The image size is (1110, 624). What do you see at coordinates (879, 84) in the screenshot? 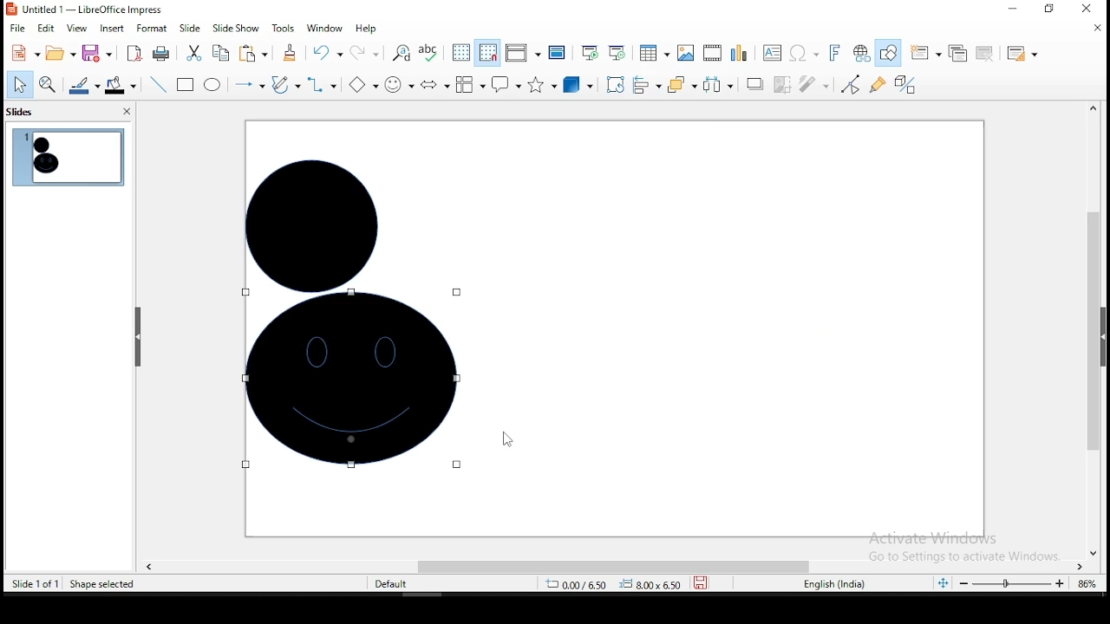
I see `show gluepoint draw functions` at bounding box center [879, 84].